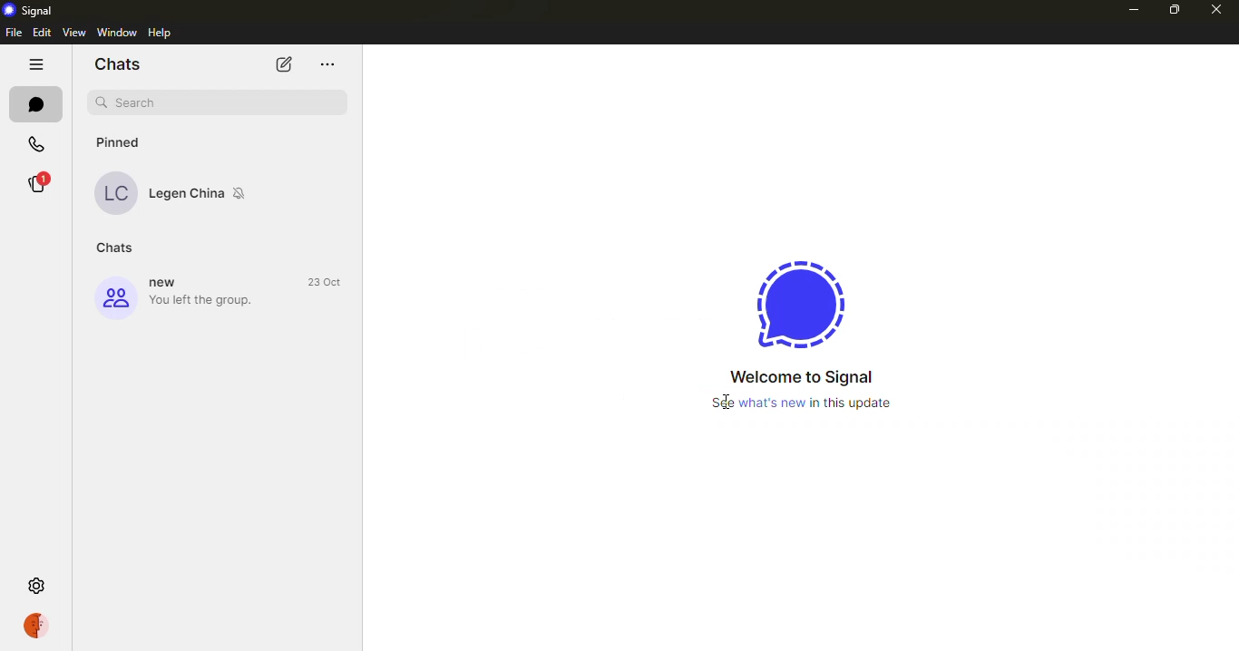  What do you see at coordinates (119, 247) in the screenshot?
I see `chats` at bounding box center [119, 247].